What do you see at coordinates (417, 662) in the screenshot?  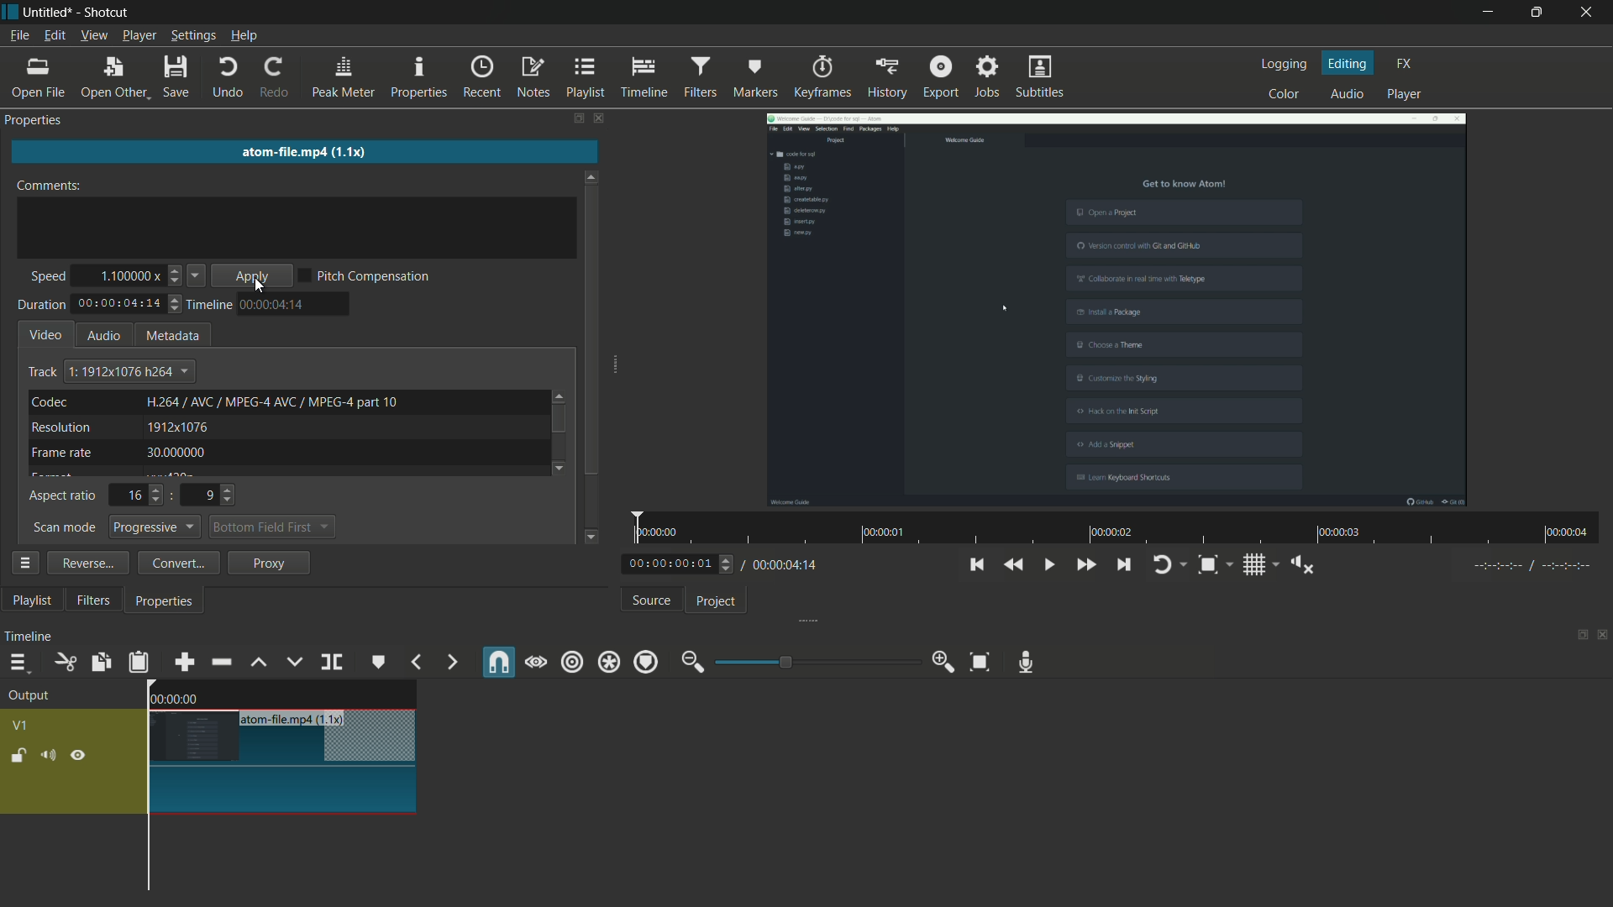 I see `previous marker` at bounding box center [417, 662].